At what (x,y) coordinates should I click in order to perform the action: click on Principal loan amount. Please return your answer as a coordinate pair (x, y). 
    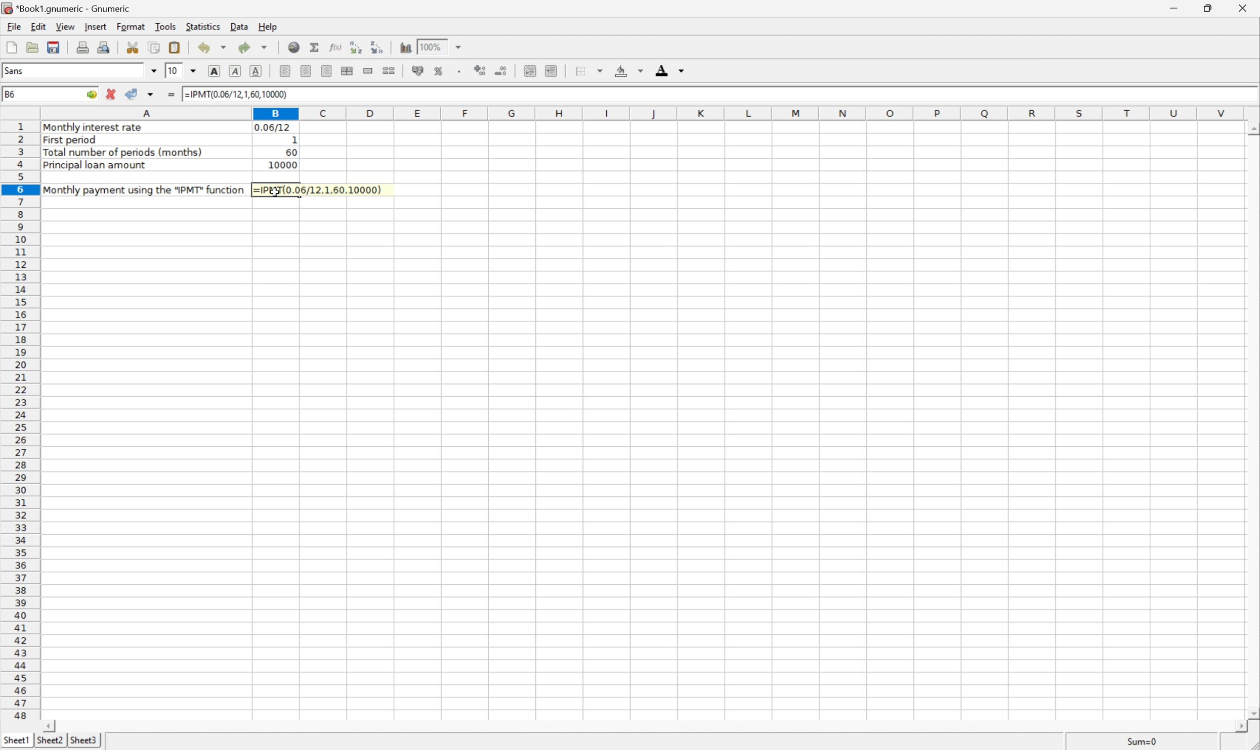
    Looking at the image, I should click on (96, 166).